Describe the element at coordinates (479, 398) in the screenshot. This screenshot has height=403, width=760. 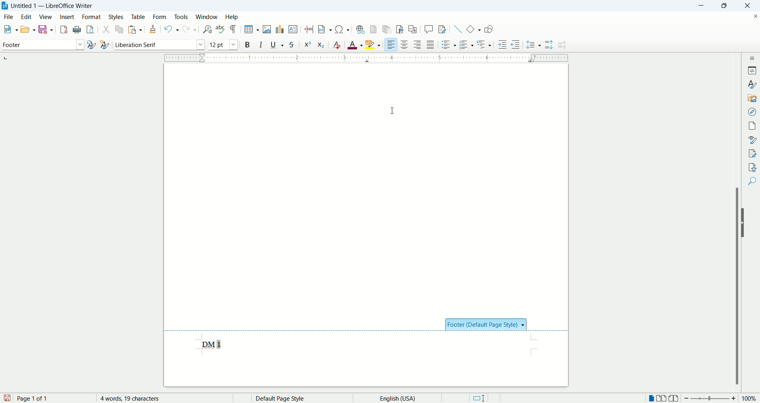
I see `standard selection` at that location.